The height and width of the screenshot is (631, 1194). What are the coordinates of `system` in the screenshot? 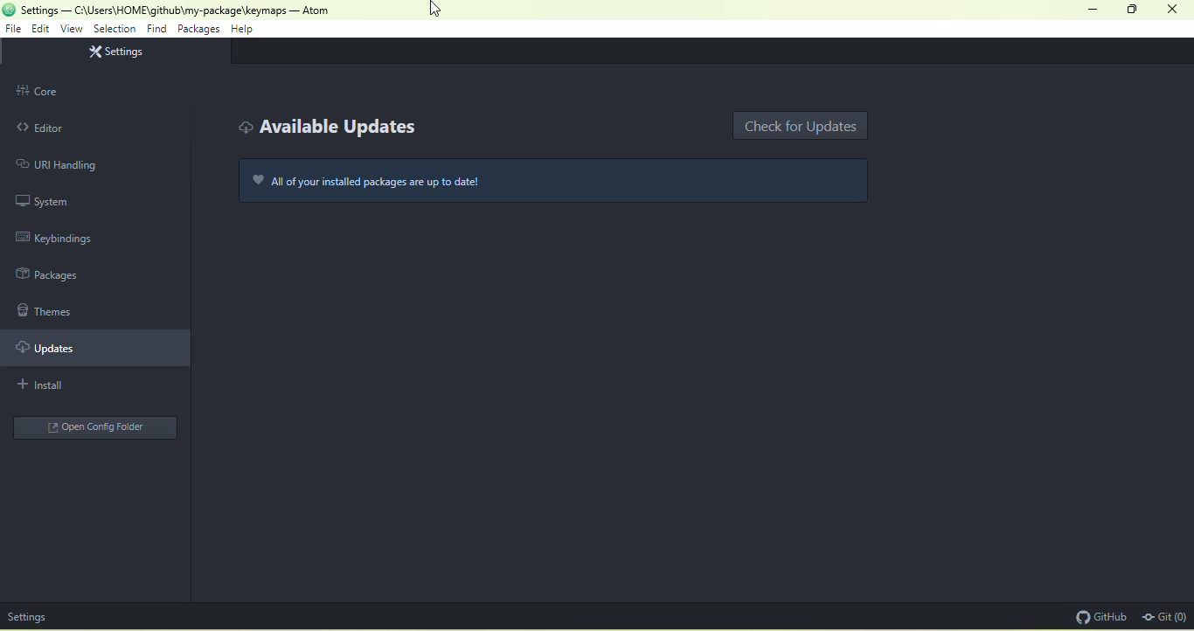 It's located at (47, 202).